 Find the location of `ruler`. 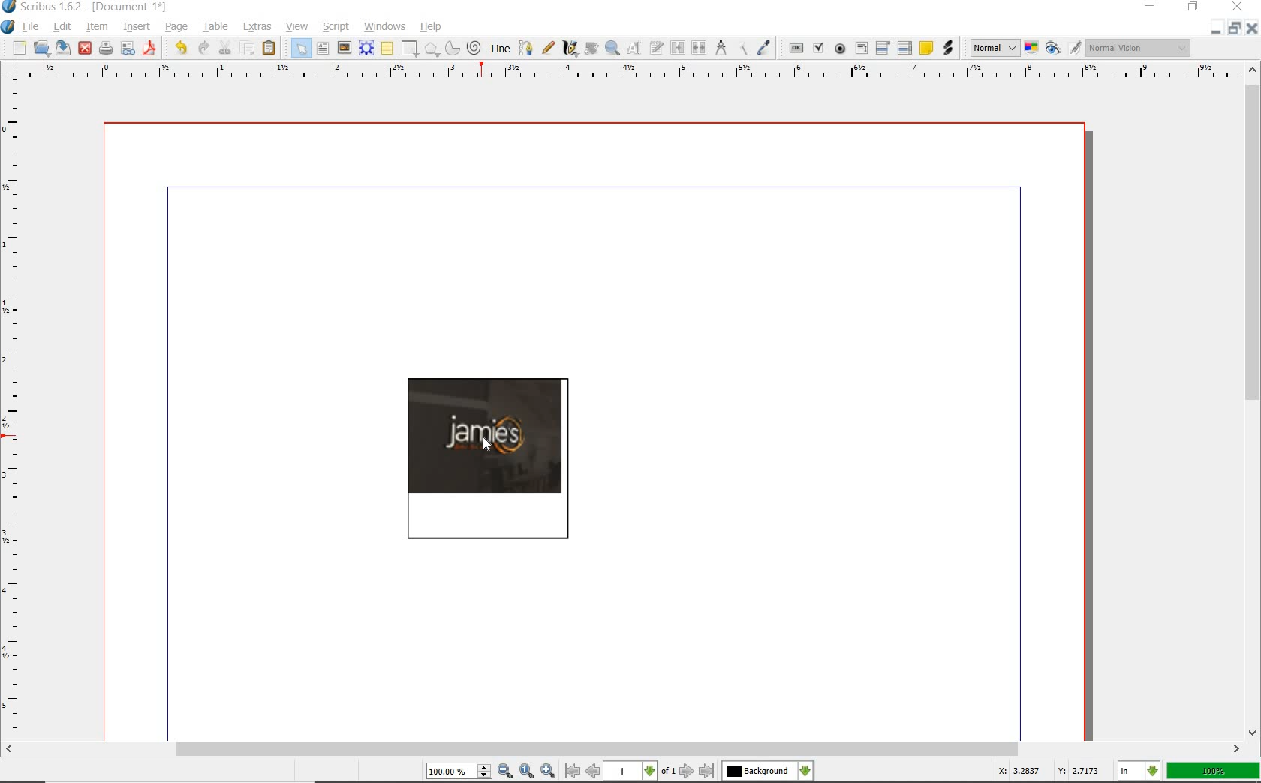

ruler is located at coordinates (620, 73).